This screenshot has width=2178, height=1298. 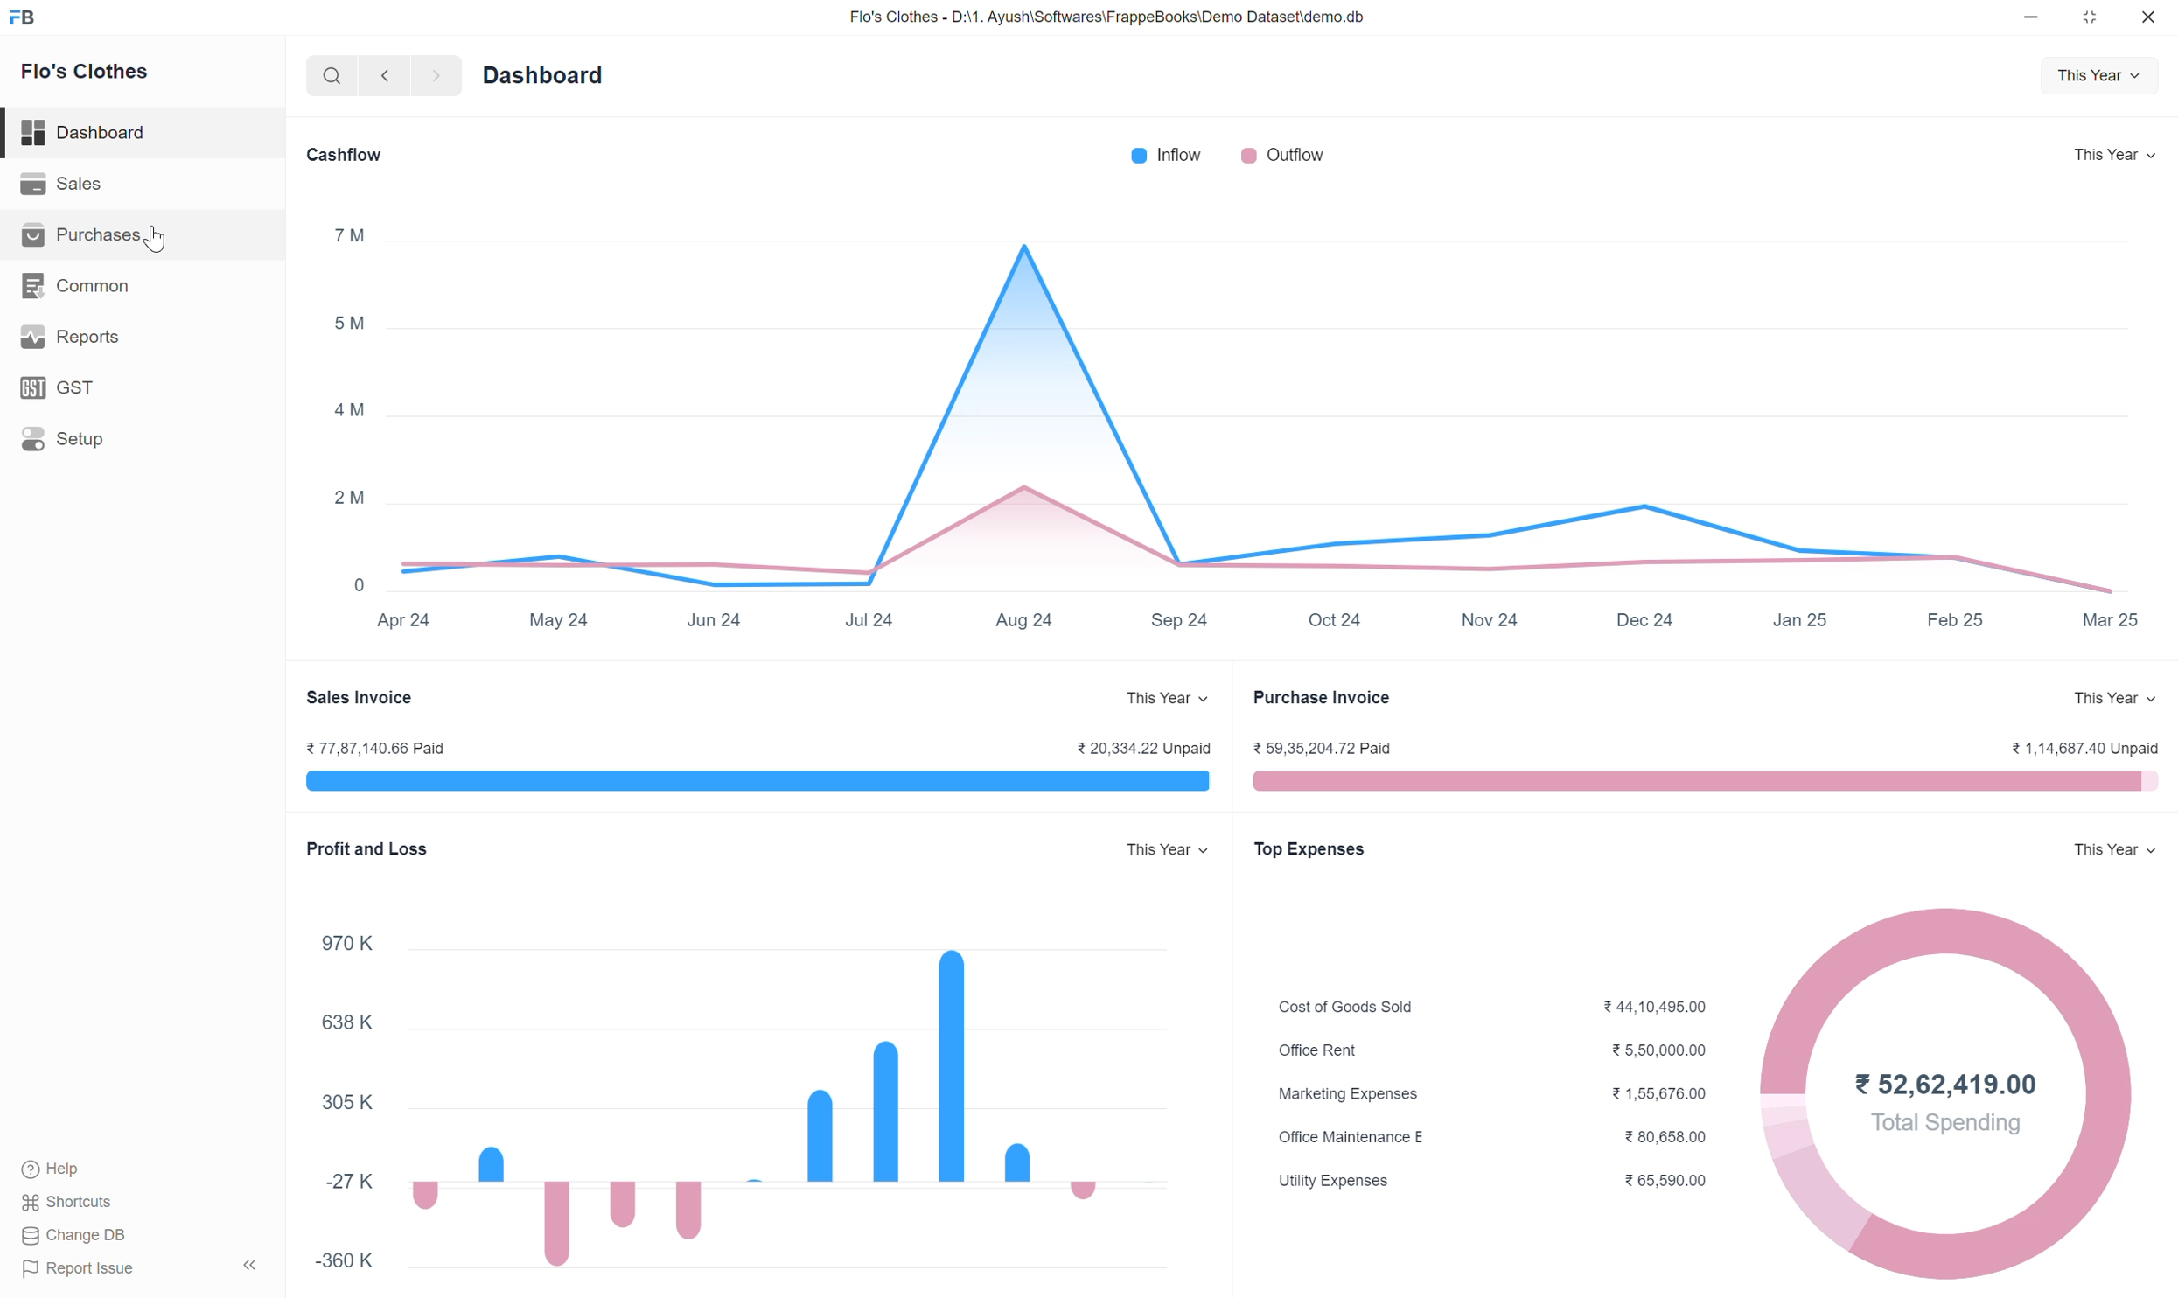 I want to click on 4M, so click(x=347, y=411).